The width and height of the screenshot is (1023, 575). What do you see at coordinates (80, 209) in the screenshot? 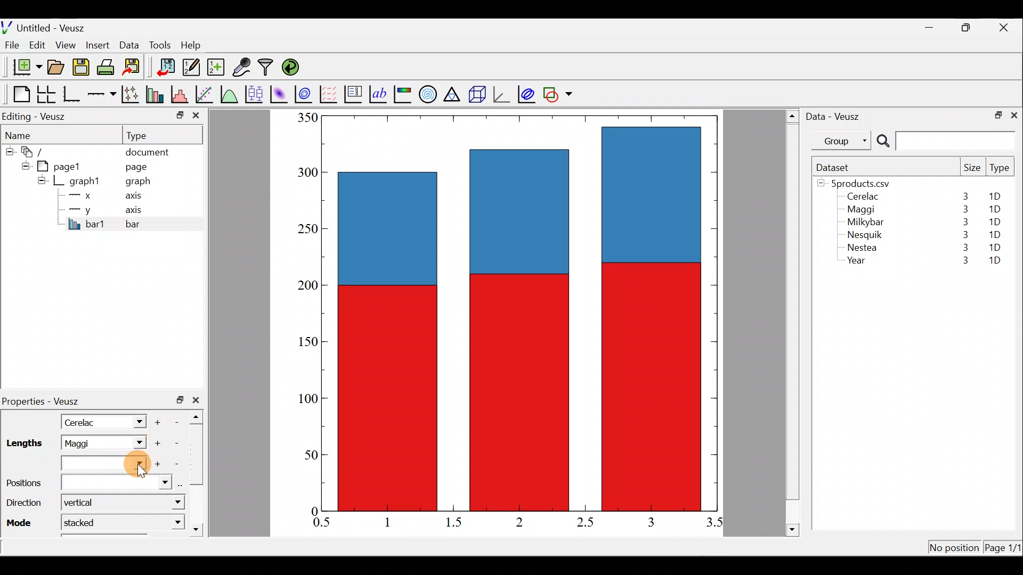
I see `y` at bounding box center [80, 209].